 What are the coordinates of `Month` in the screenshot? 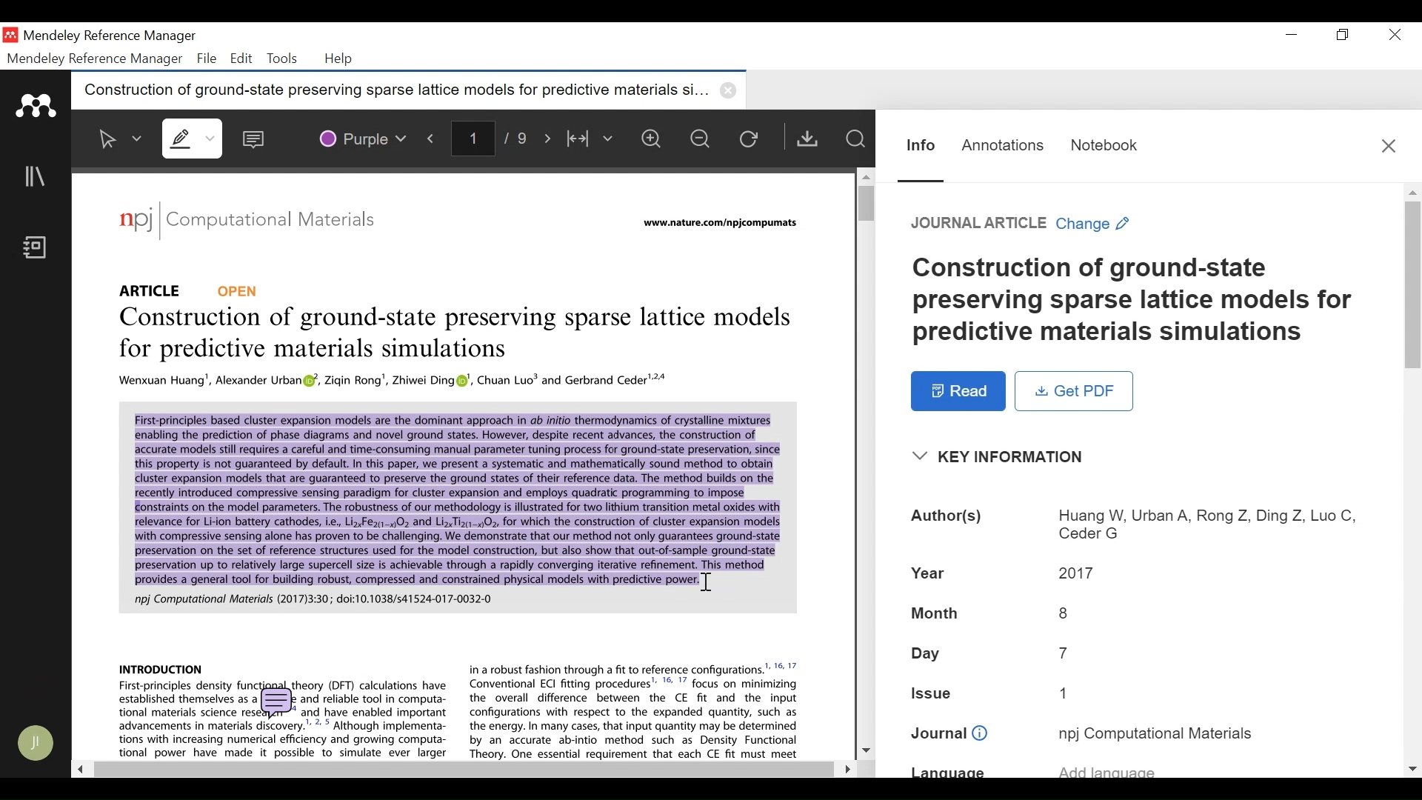 It's located at (935, 615).